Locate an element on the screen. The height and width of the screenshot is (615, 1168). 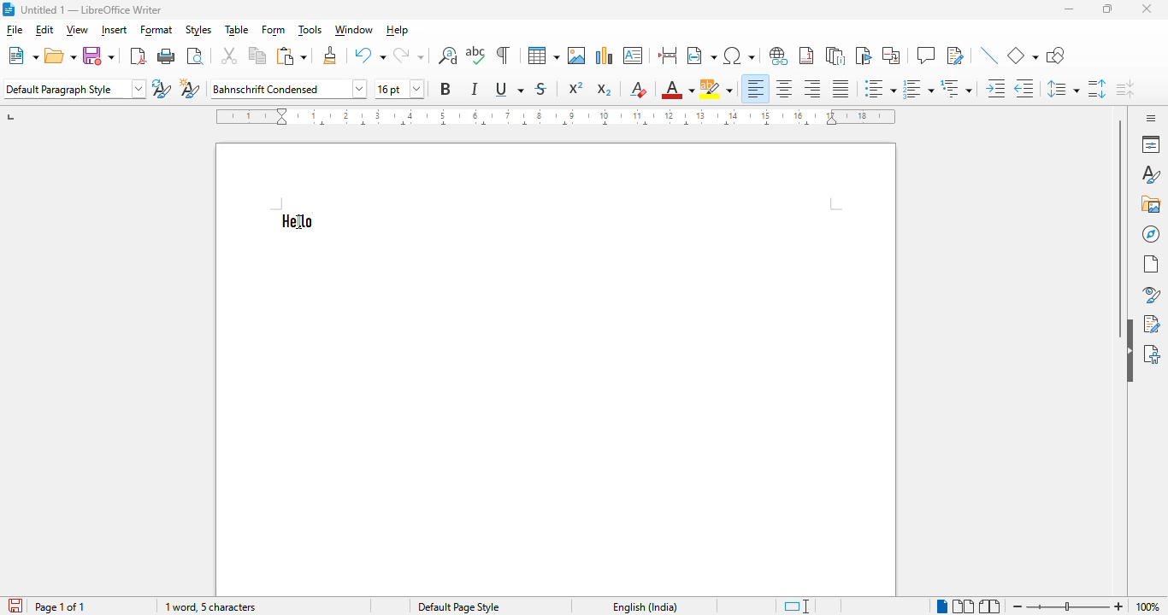
insert table is located at coordinates (544, 55).